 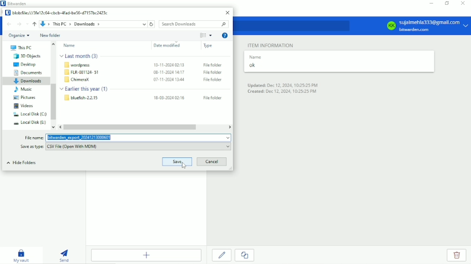 I want to click on Horizontal scrollbar, so click(x=131, y=127).